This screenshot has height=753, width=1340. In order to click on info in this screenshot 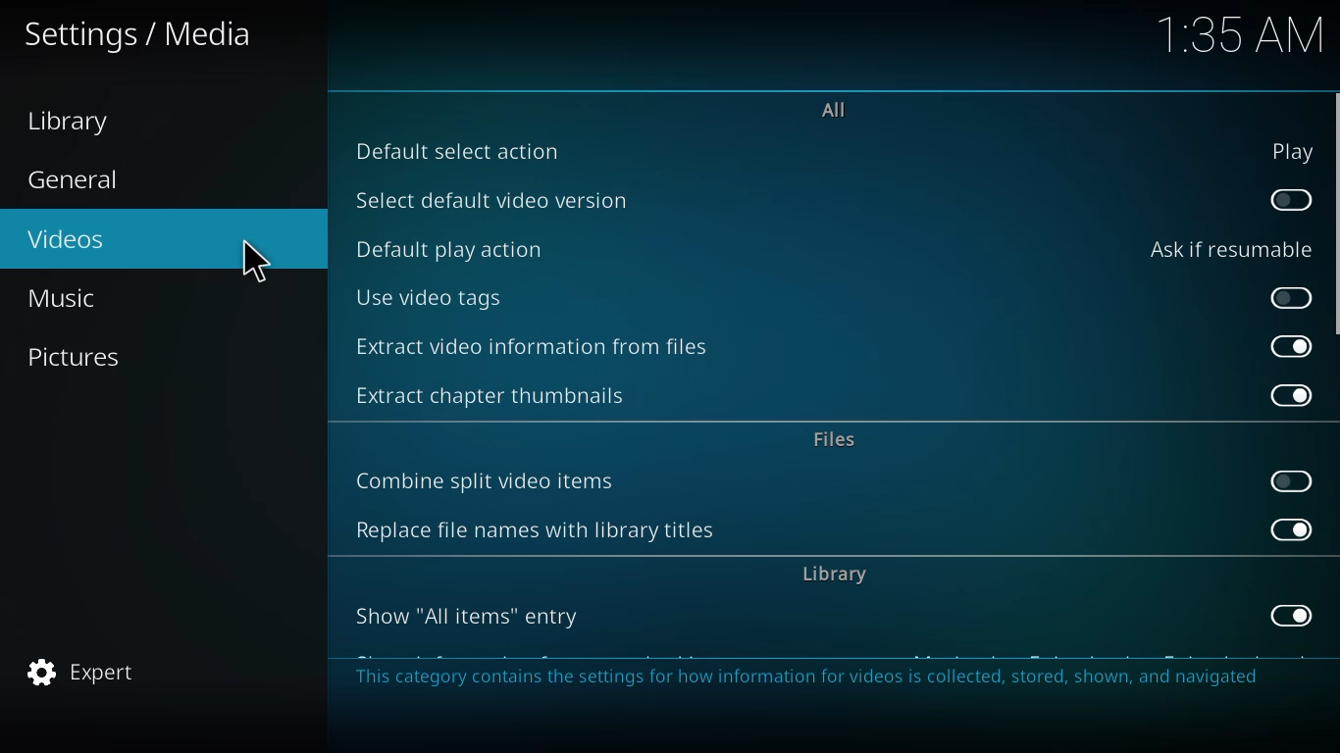, I will do `click(813, 678)`.